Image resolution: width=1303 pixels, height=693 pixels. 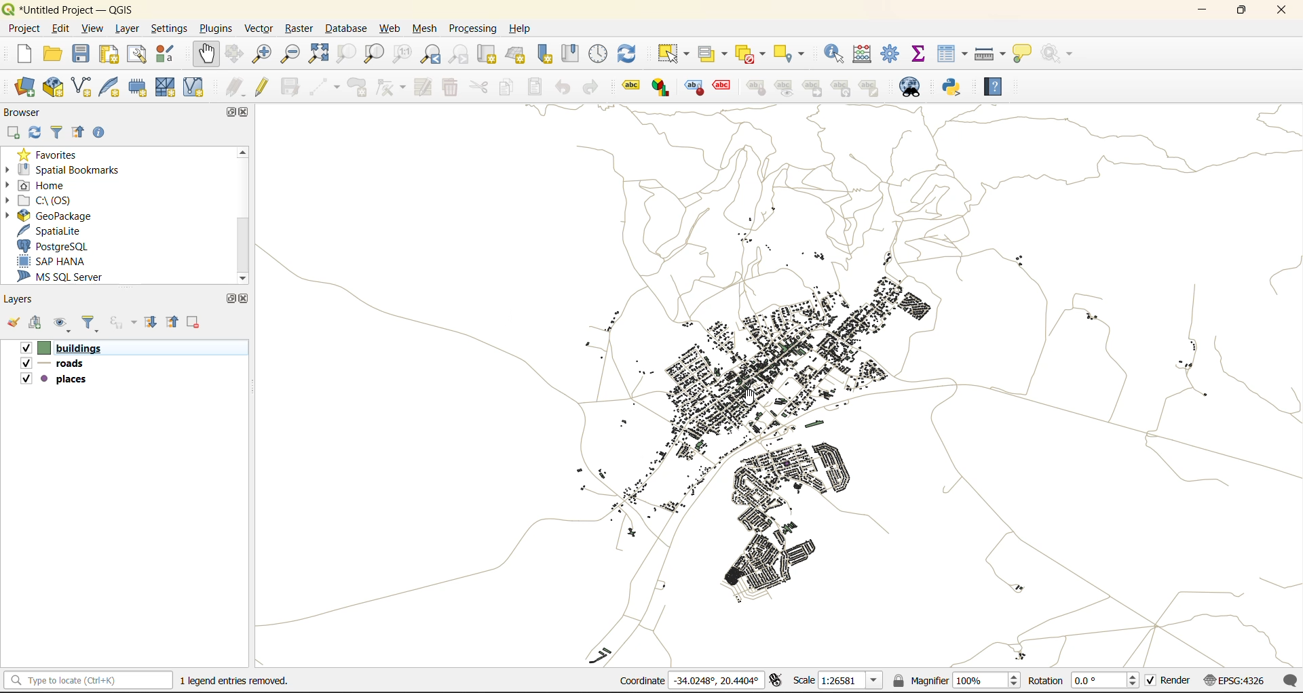 I want to click on save edits, so click(x=290, y=87).